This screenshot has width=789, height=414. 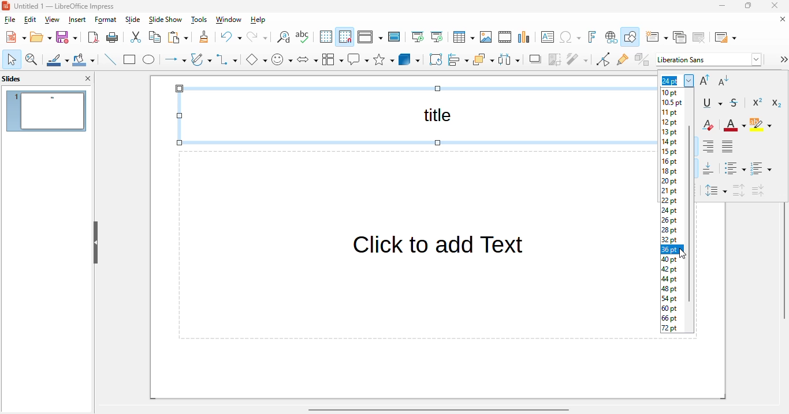 I want to click on lines and arrows, so click(x=174, y=60).